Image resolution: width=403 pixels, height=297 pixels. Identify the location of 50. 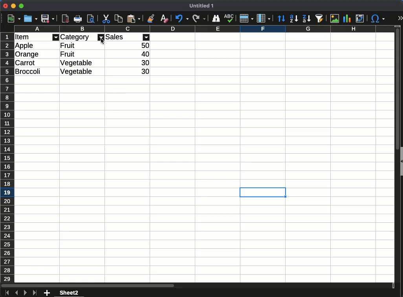
(144, 45).